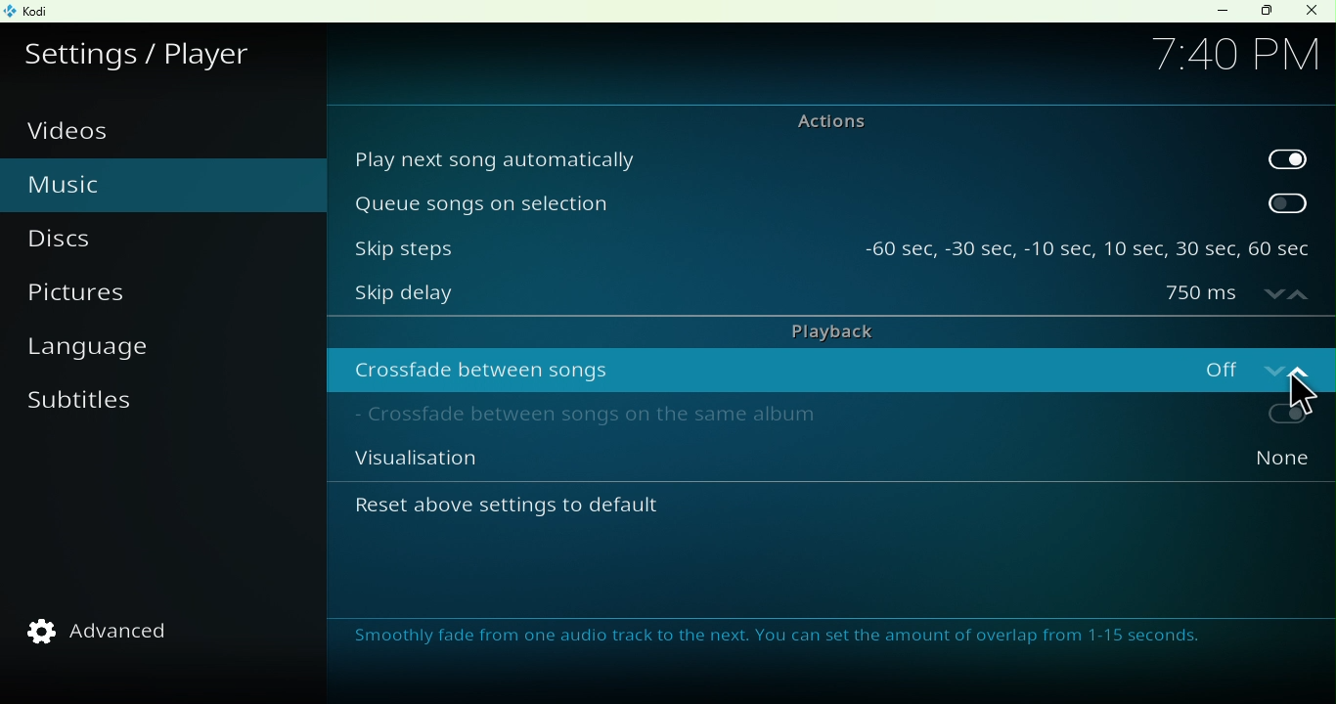 Image resolution: width=1336 pixels, height=704 pixels. Describe the element at coordinates (748, 369) in the screenshot. I see `Crossfade between songs` at that location.